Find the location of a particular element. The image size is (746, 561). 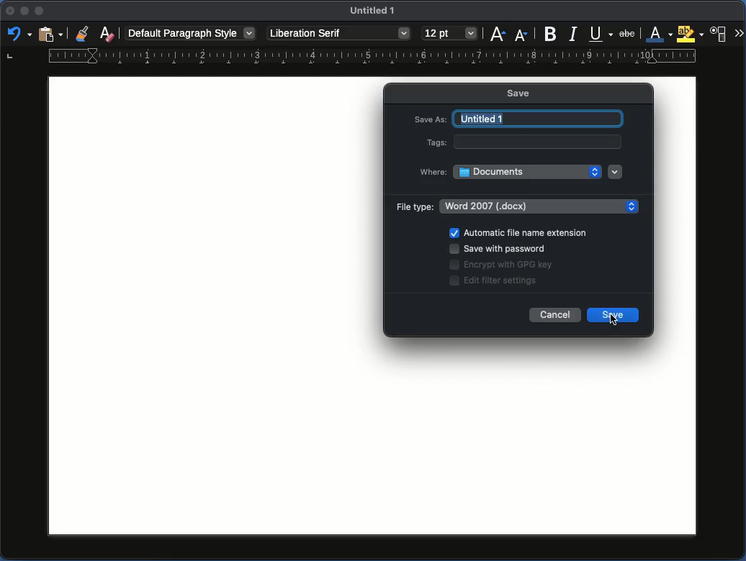

Save as is located at coordinates (431, 117).